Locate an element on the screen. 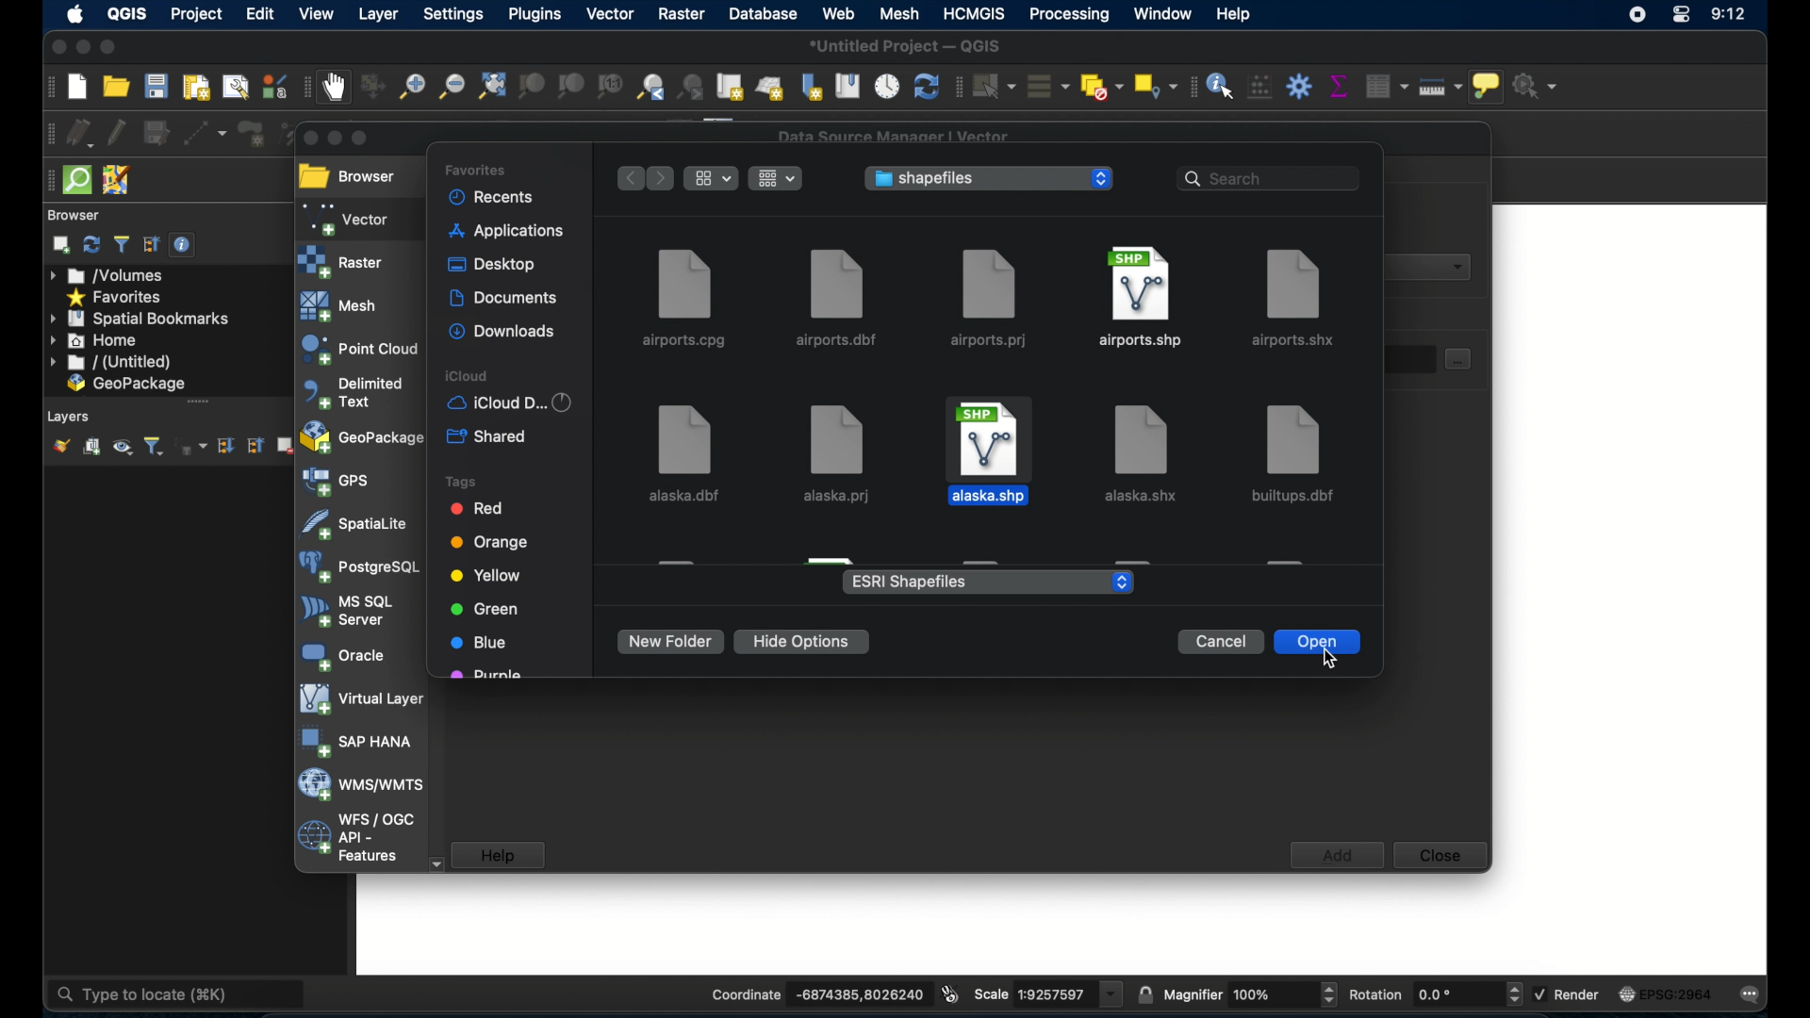  alaska.dbf  file is located at coordinates (684, 452).